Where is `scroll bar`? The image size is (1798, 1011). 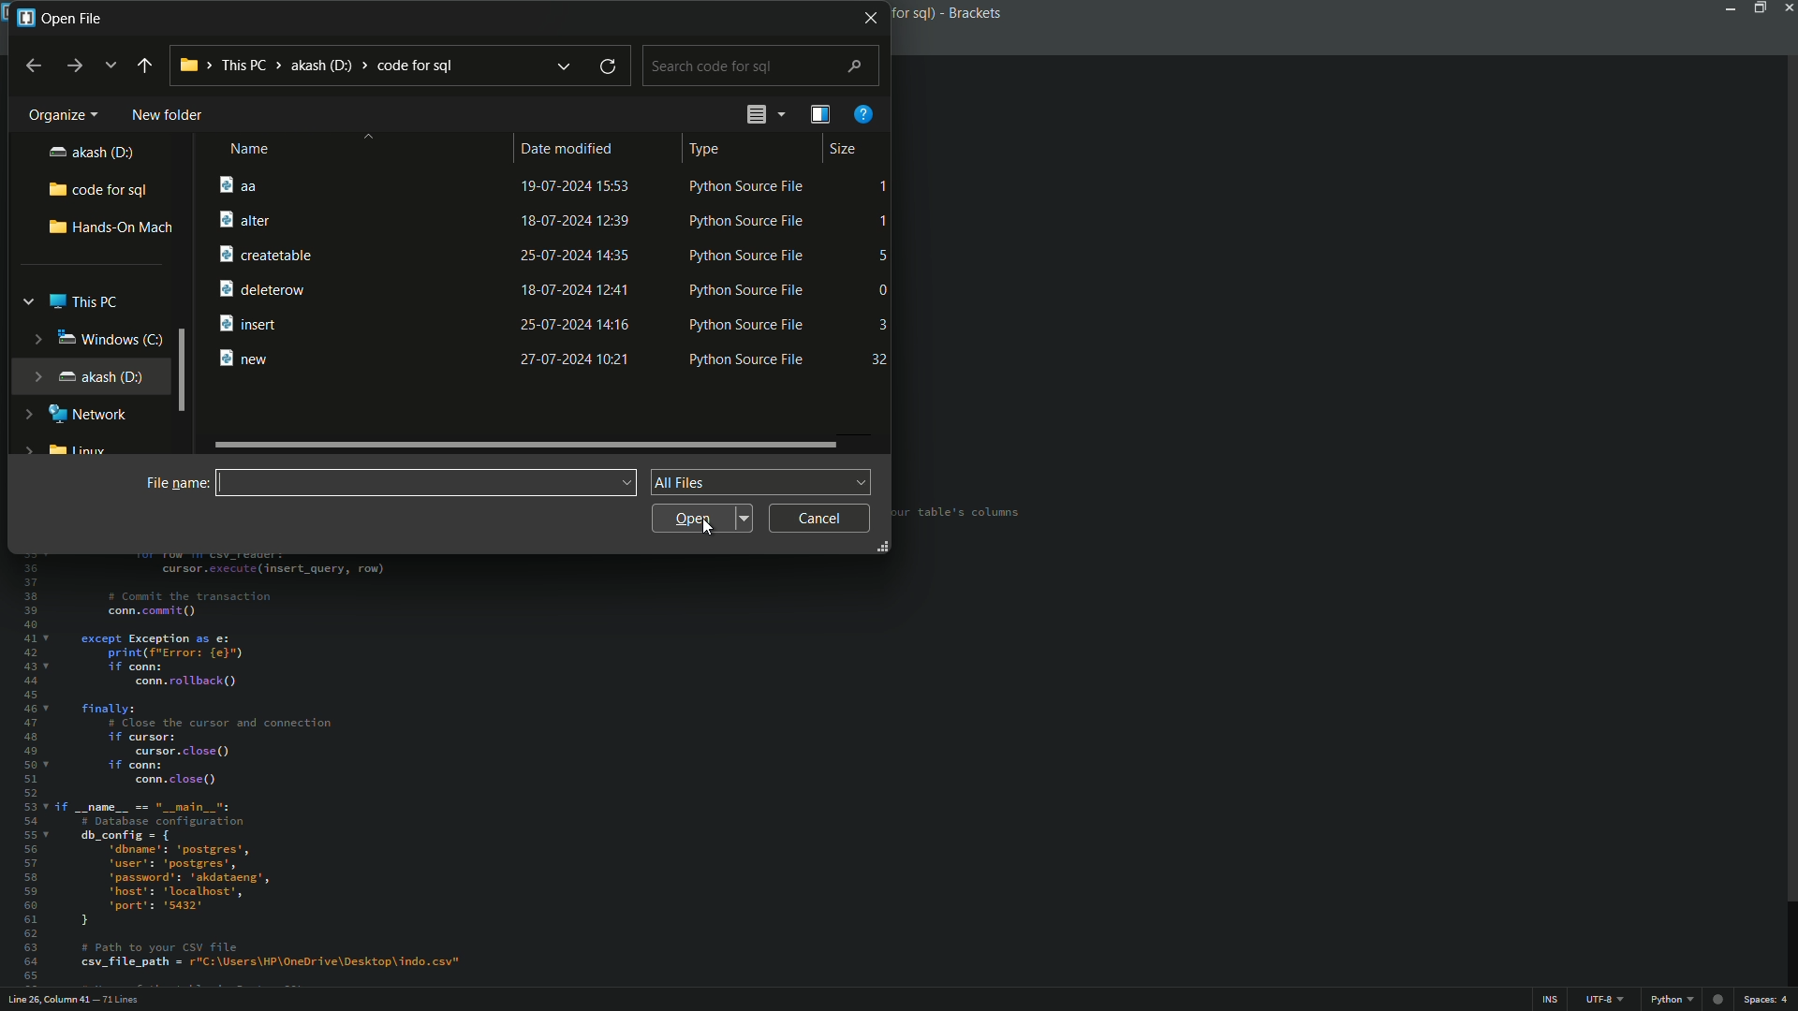 scroll bar is located at coordinates (529, 443).